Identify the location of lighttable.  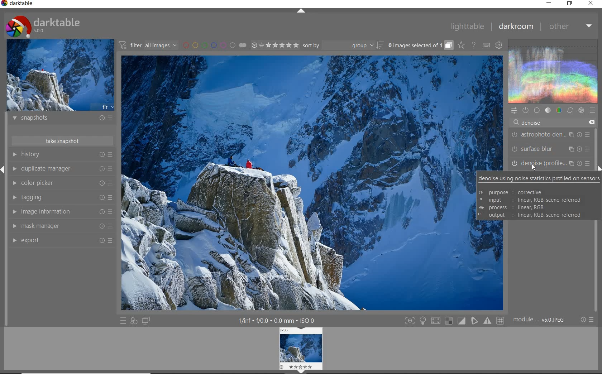
(468, 26).